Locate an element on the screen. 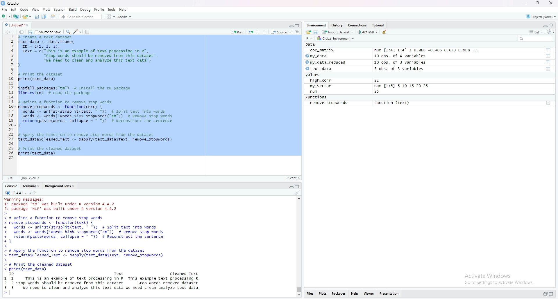 Image resolution: width=558 pixels, height=299 pixels. connections is located at coordinates (358, 26).